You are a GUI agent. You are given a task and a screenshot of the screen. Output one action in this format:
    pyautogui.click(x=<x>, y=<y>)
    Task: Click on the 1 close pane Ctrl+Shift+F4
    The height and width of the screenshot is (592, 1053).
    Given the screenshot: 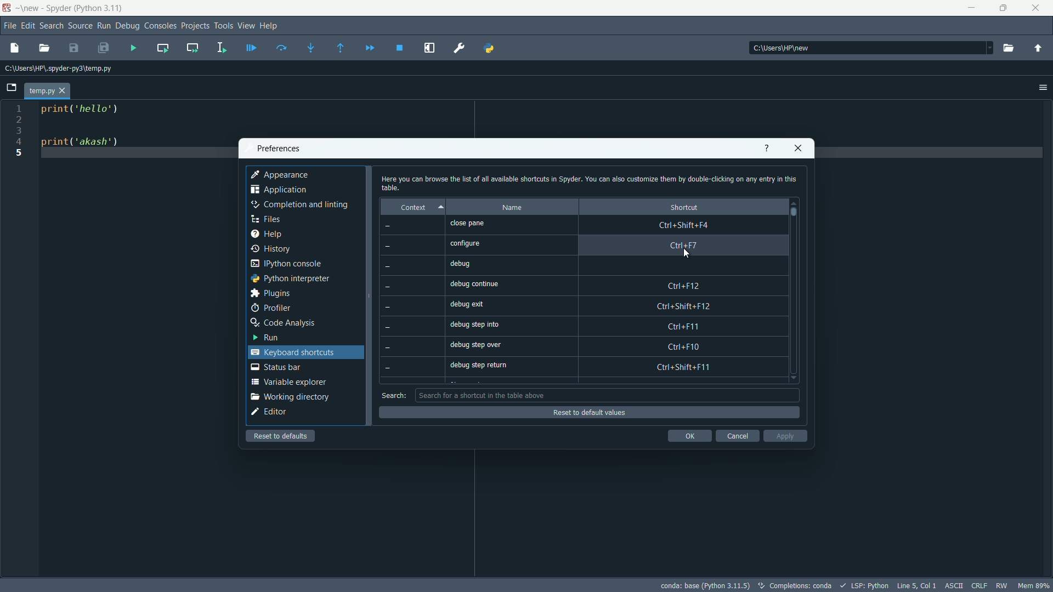 What is the action you would take?
    pyautogui.click(x=588, y=224)
    